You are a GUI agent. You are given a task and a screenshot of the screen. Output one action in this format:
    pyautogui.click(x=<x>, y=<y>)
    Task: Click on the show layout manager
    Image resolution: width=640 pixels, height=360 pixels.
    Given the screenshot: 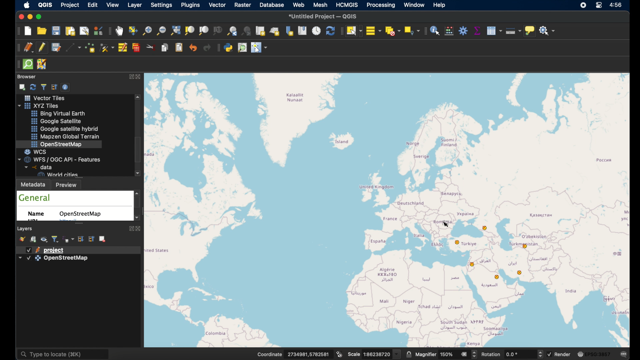 What is the action you would take?
    pyautogui.click(x=85, y=32)
    